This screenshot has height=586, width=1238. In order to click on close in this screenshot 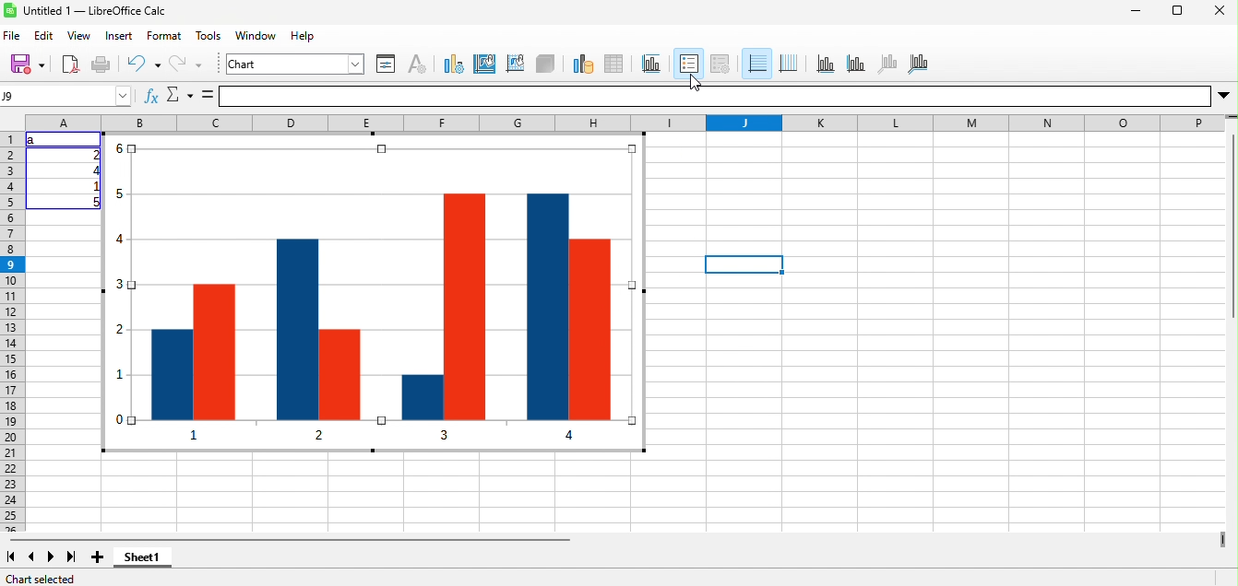, I will do `click(1220, 10)`.